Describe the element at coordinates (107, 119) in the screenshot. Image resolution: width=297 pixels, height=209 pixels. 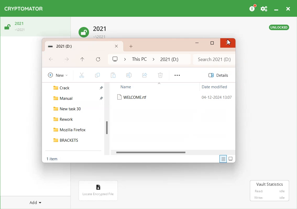
I see `Vertical Scroll Bar` at that location.